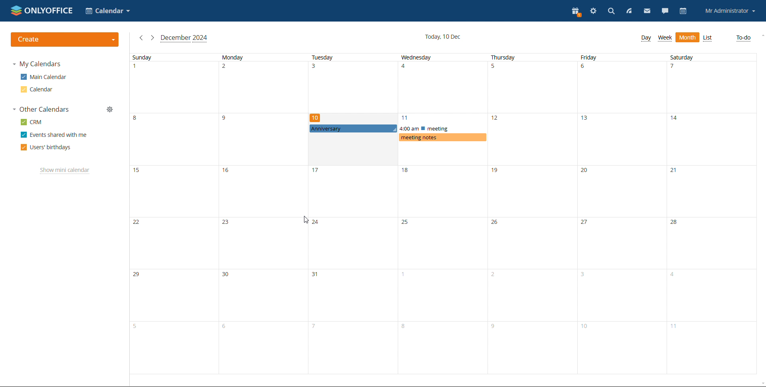 This screenshot has height=387, width=766. What do you see at coordinates (303, 220) in the screenshot?
I see `cursor` at bounding box center [303, 220].